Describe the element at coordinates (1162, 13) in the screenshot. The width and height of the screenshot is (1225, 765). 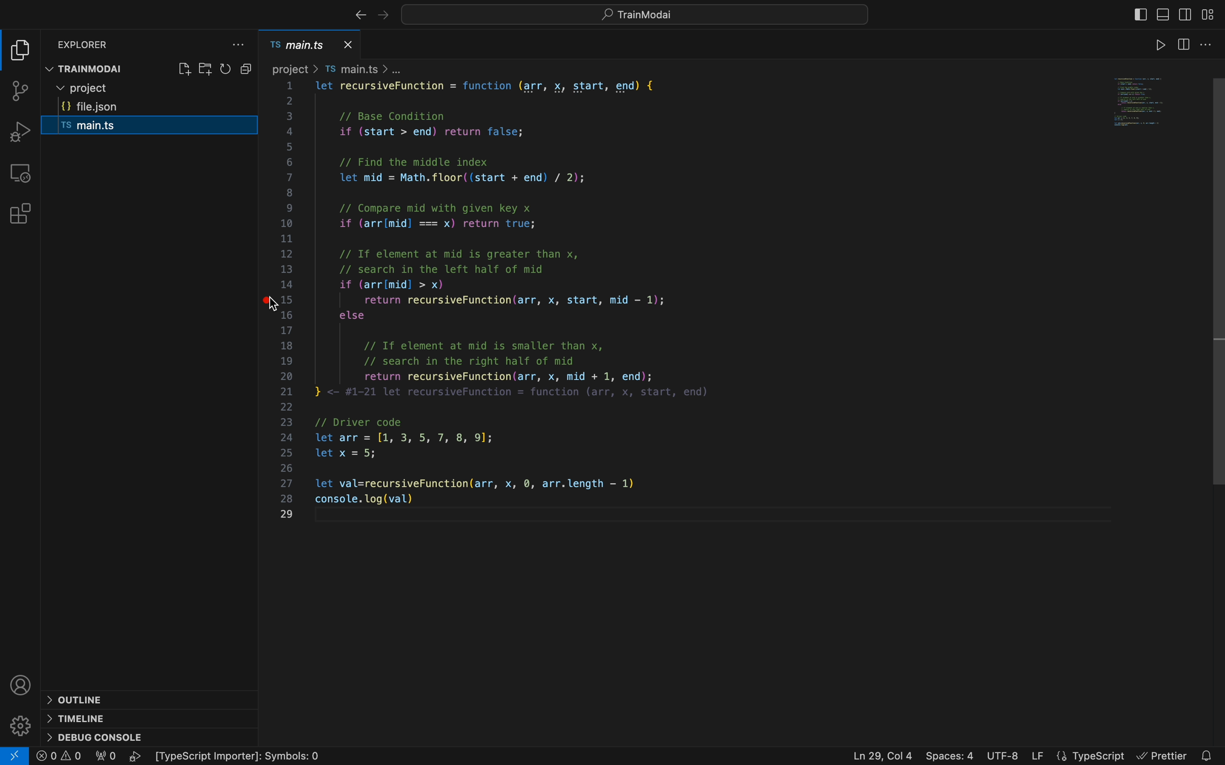
I see `toggle primary bar` at that location.